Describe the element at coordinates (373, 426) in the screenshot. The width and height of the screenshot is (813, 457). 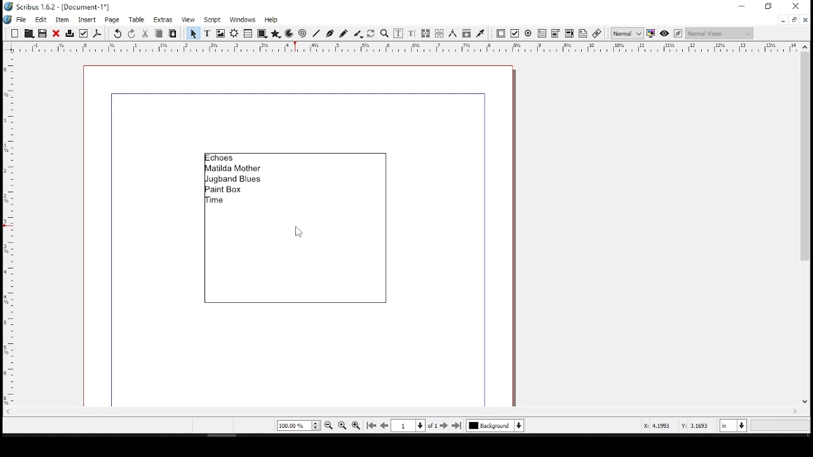
I see `first page` at that location.